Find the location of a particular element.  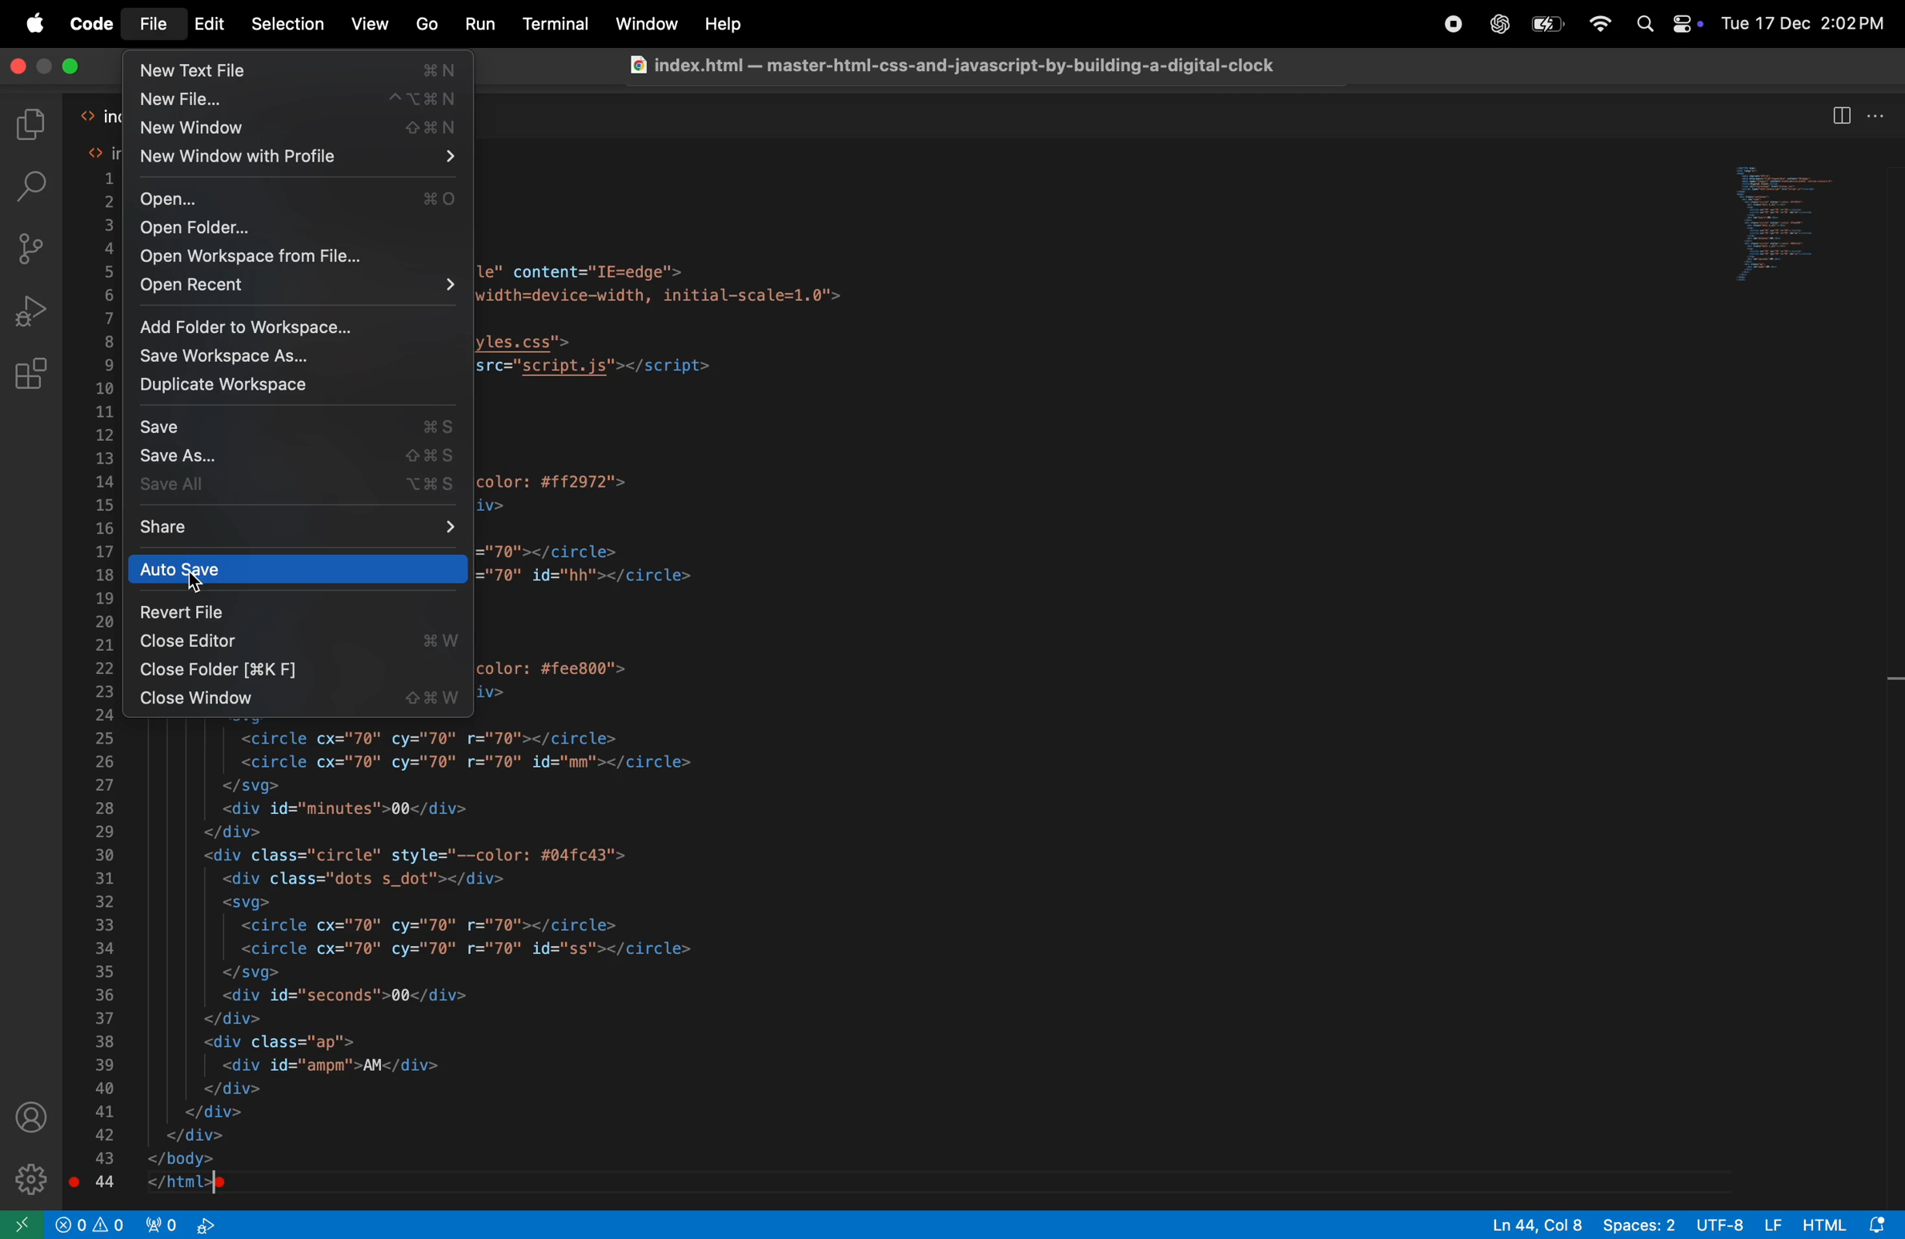

spaces 2 is located at coordinates (1638, 1224).